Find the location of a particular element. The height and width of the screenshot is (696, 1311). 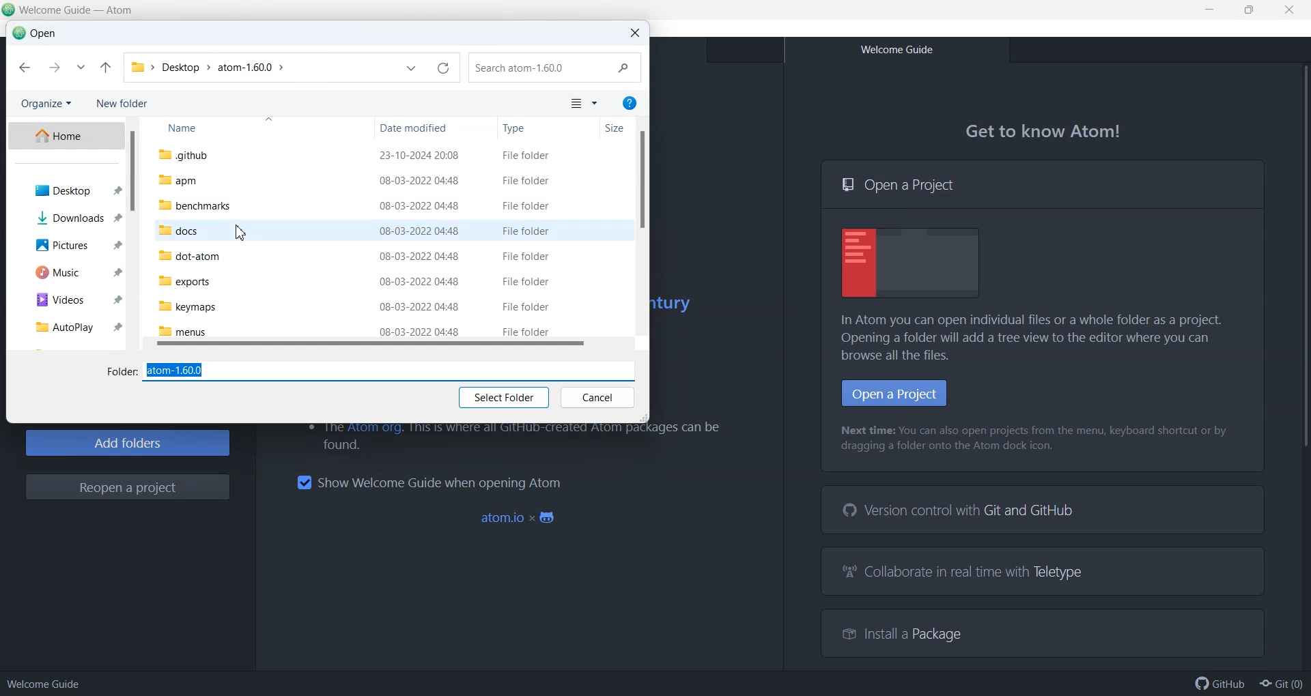

docs is located at coordinates (179, 231).